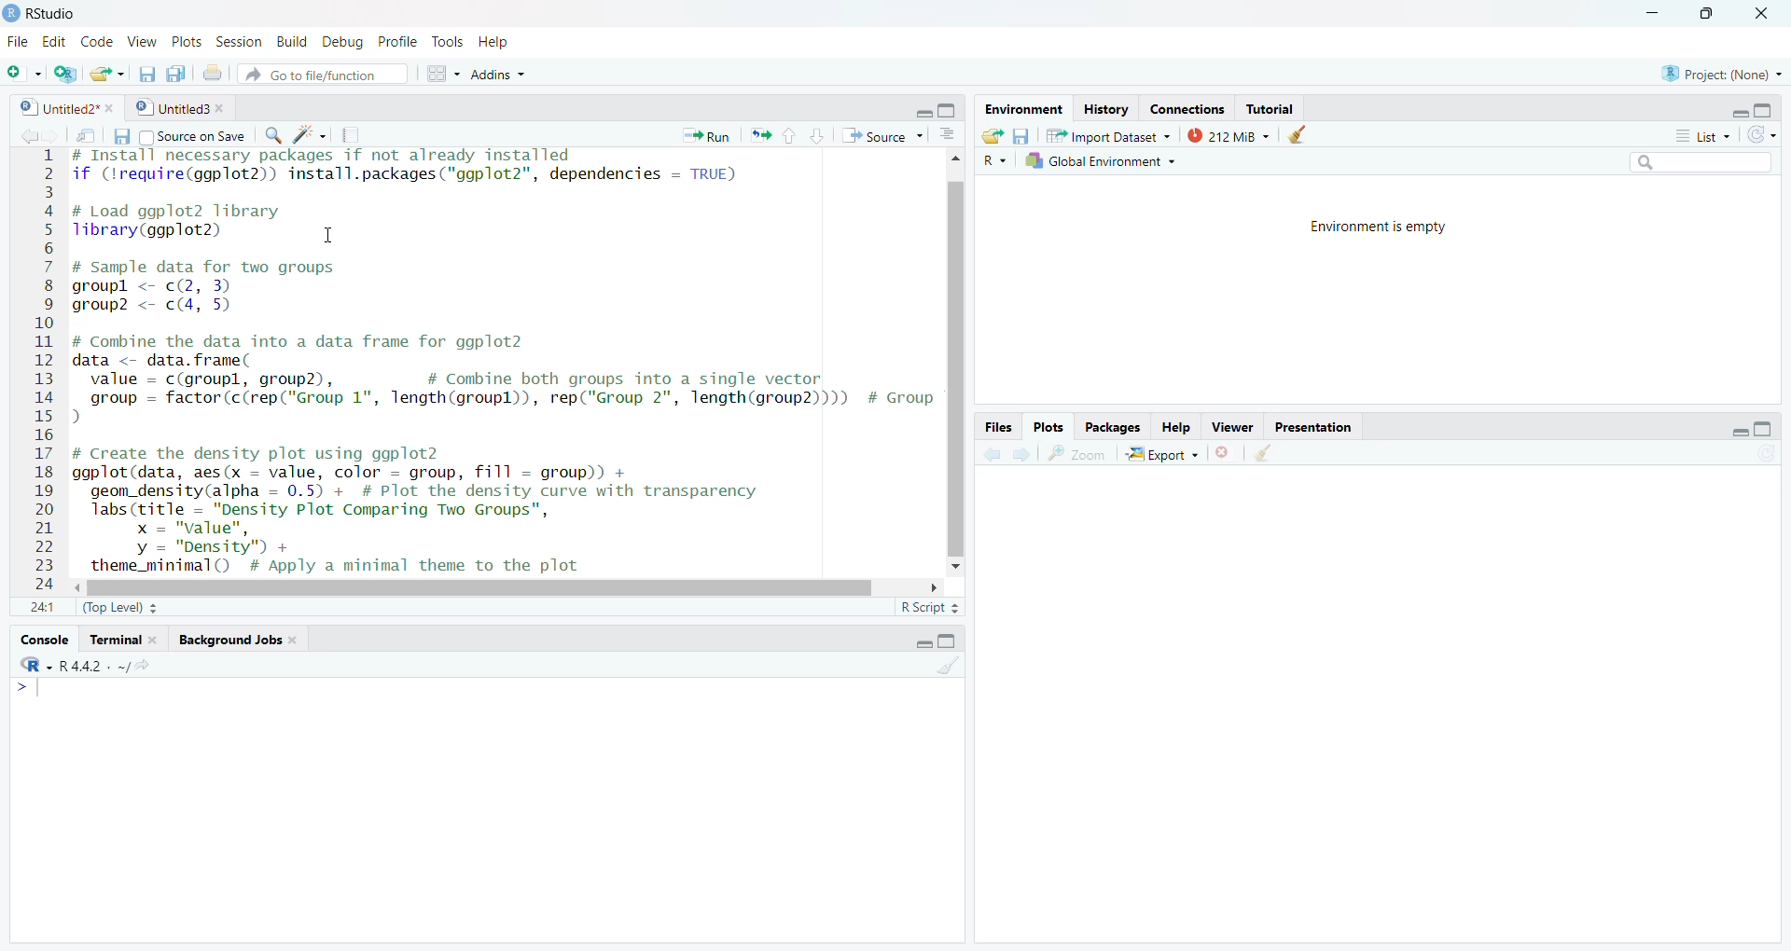  What do you see at coordinates (1766, 430) in the screenshot?
I see `maximize` at bounding box center [1766, 430].